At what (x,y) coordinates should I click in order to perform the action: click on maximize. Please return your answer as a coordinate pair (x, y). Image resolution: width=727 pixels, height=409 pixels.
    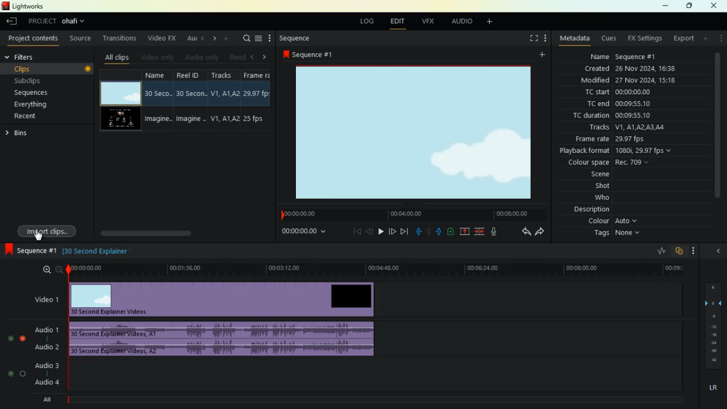
    Looking at the image, I should click on (690, 6).